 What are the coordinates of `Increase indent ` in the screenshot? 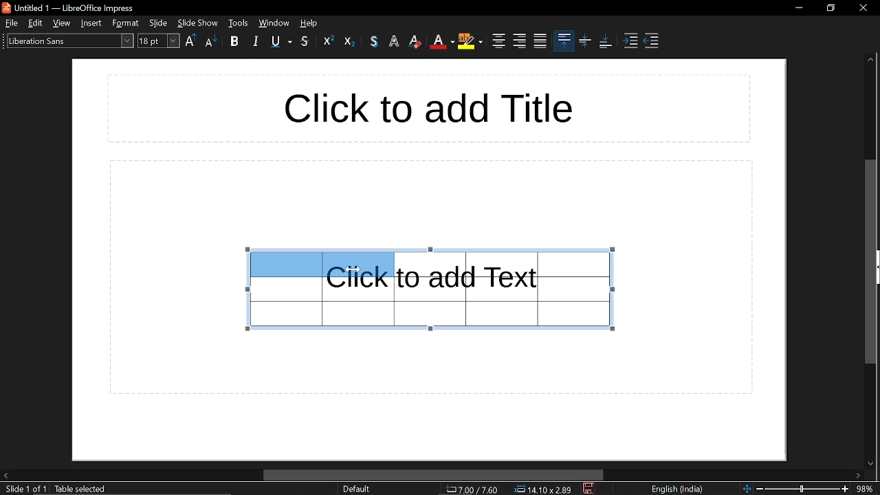 It's located at (632, 42).